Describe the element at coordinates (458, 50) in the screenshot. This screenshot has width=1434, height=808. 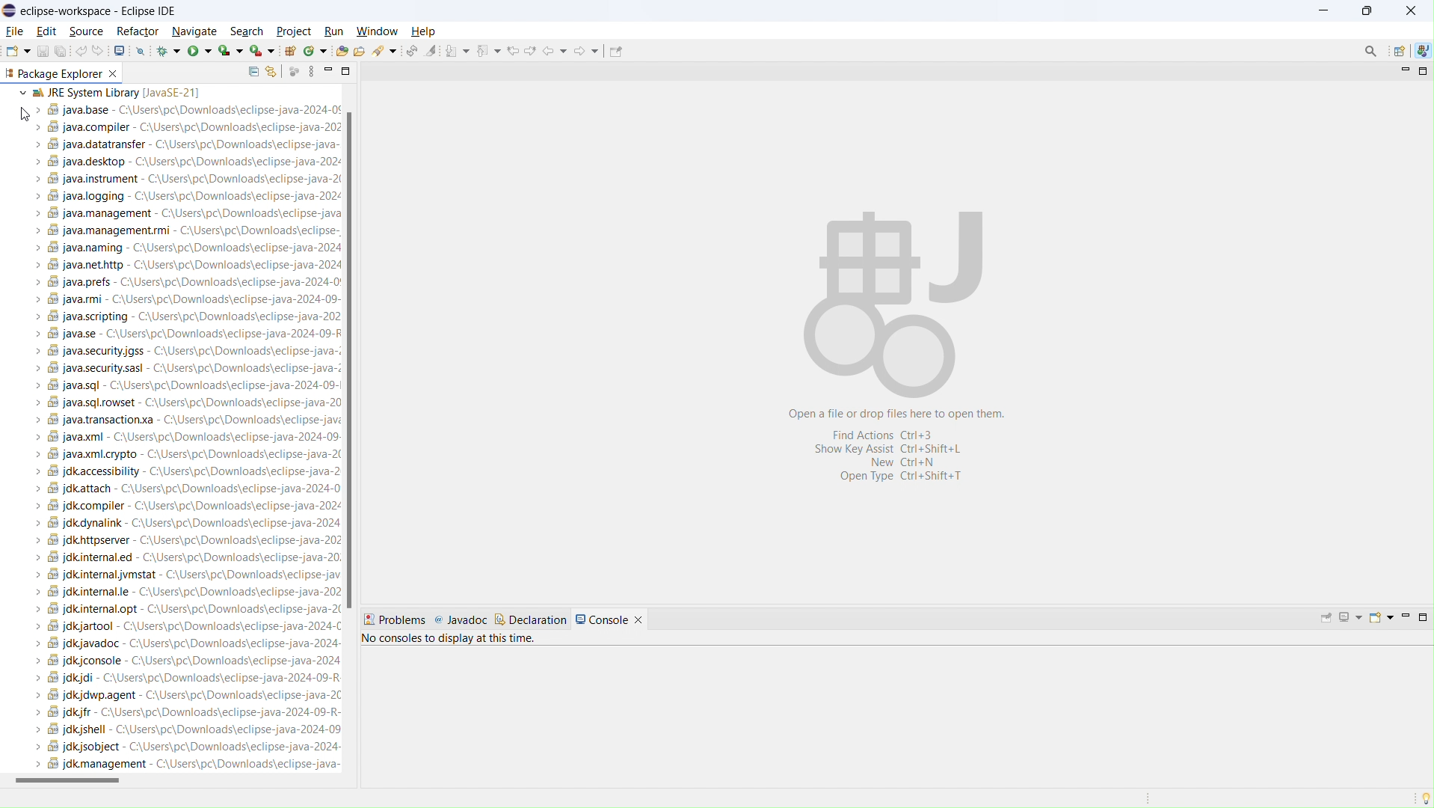
I see `next annotation` at that location.